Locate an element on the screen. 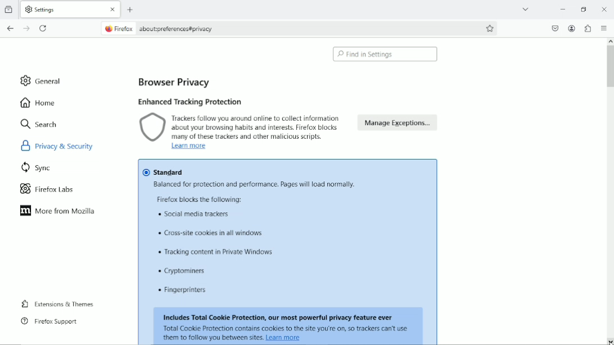 This screenshot has width=614, height=345. site is located at coordinates (180, 28).